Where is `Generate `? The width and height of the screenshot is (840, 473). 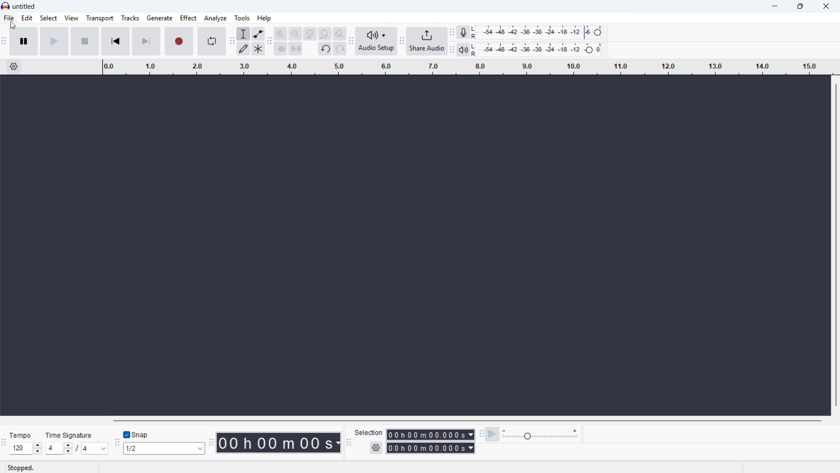 Generate  is located at coordinates (159, 18).